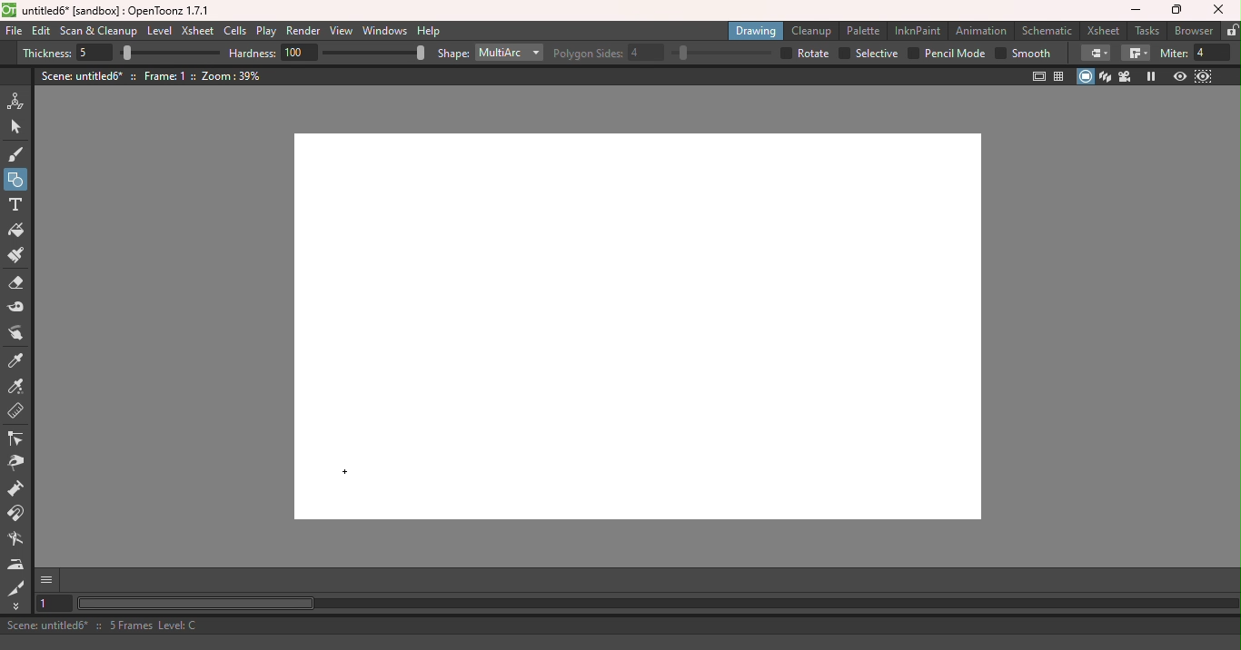 This screenshot has width=1241, height=650. Describe the element at coordinates (1047, 30) in the screenshot. I see `Schematic` at that location.